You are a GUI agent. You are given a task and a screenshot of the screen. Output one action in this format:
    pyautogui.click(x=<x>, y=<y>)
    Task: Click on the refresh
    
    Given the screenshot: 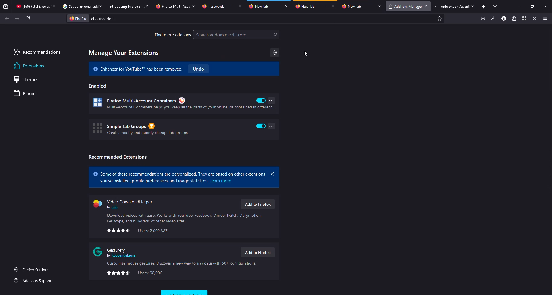 What is the action you would take?
    pyautogui.click(x=28, y=18)
    